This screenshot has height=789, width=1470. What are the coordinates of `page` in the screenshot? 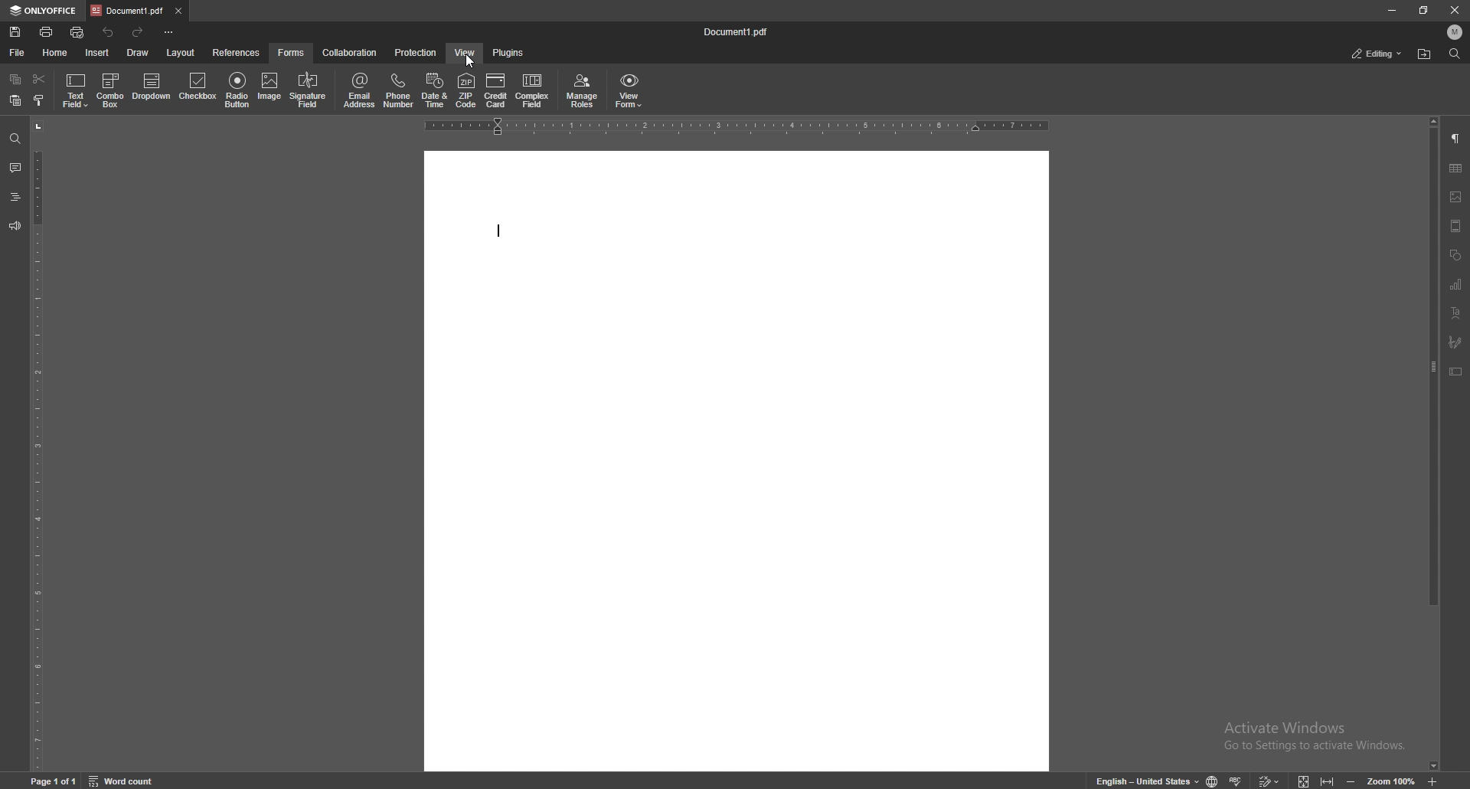 It's located at (55, 781).